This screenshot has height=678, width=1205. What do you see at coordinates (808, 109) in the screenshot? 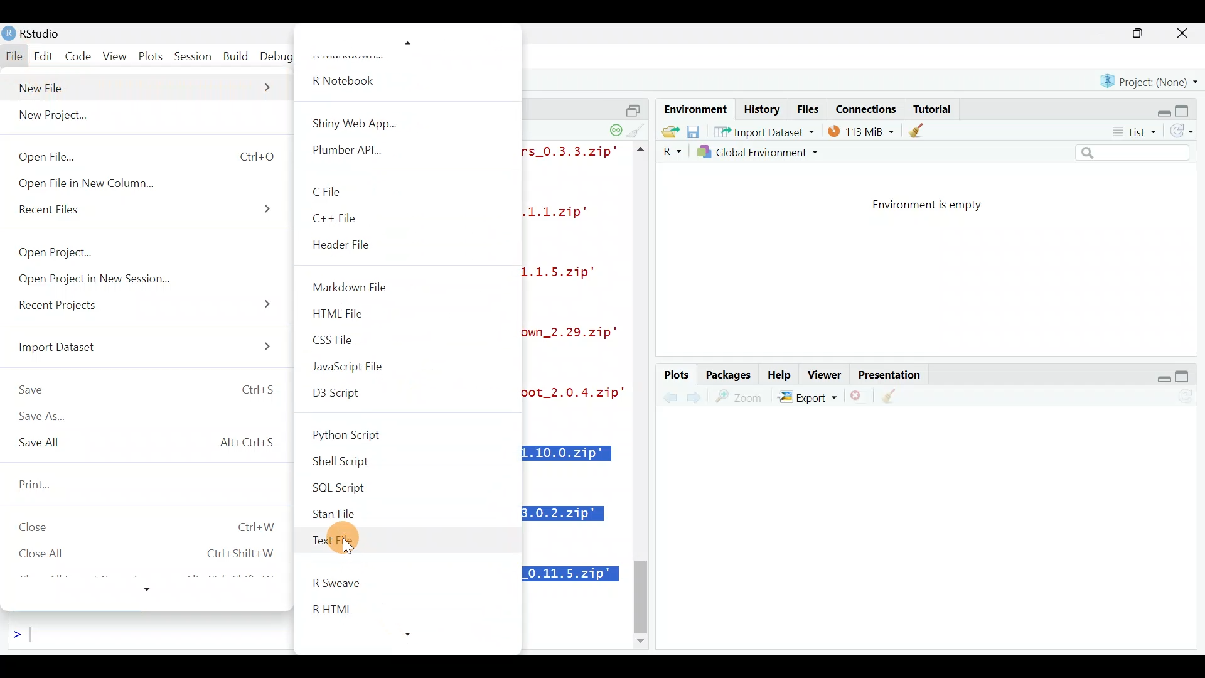
I see `Files` at bounding box center [808, 109].